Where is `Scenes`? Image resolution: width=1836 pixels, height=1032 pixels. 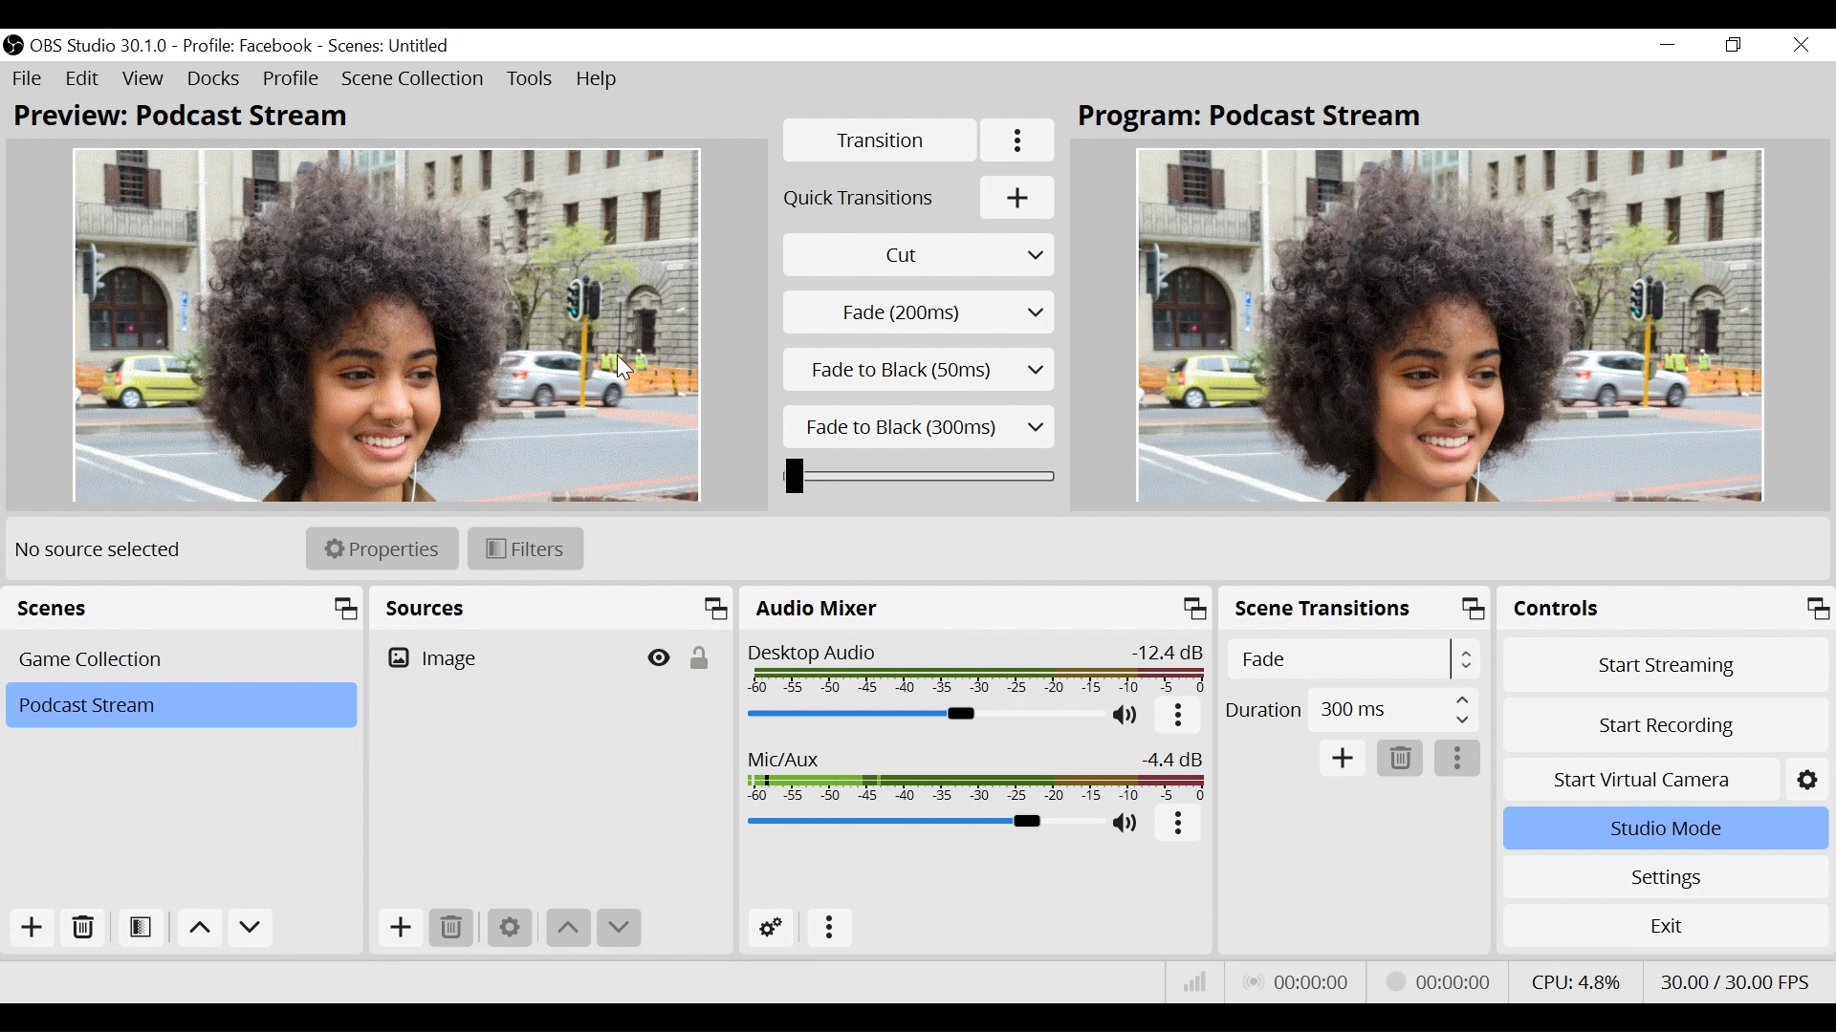 Scenes is located at coordinates (185, 608).